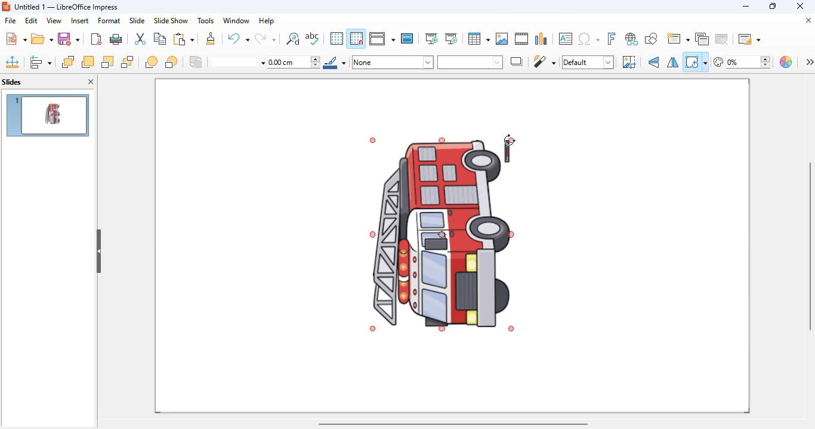 The width and height of the screenshot is (815, 429). Describe the element at coordinates (453, 424) in the screenshot. I see `horizontal scroll bar` at that location.